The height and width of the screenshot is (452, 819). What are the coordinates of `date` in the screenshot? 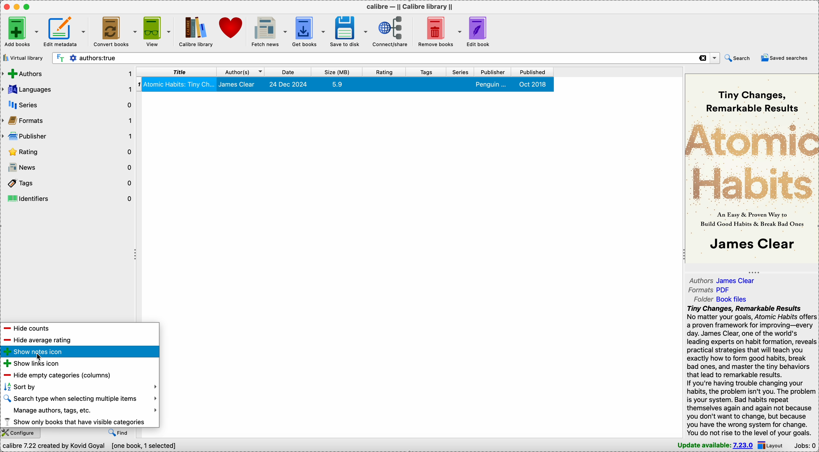 It's located at (289, 72).